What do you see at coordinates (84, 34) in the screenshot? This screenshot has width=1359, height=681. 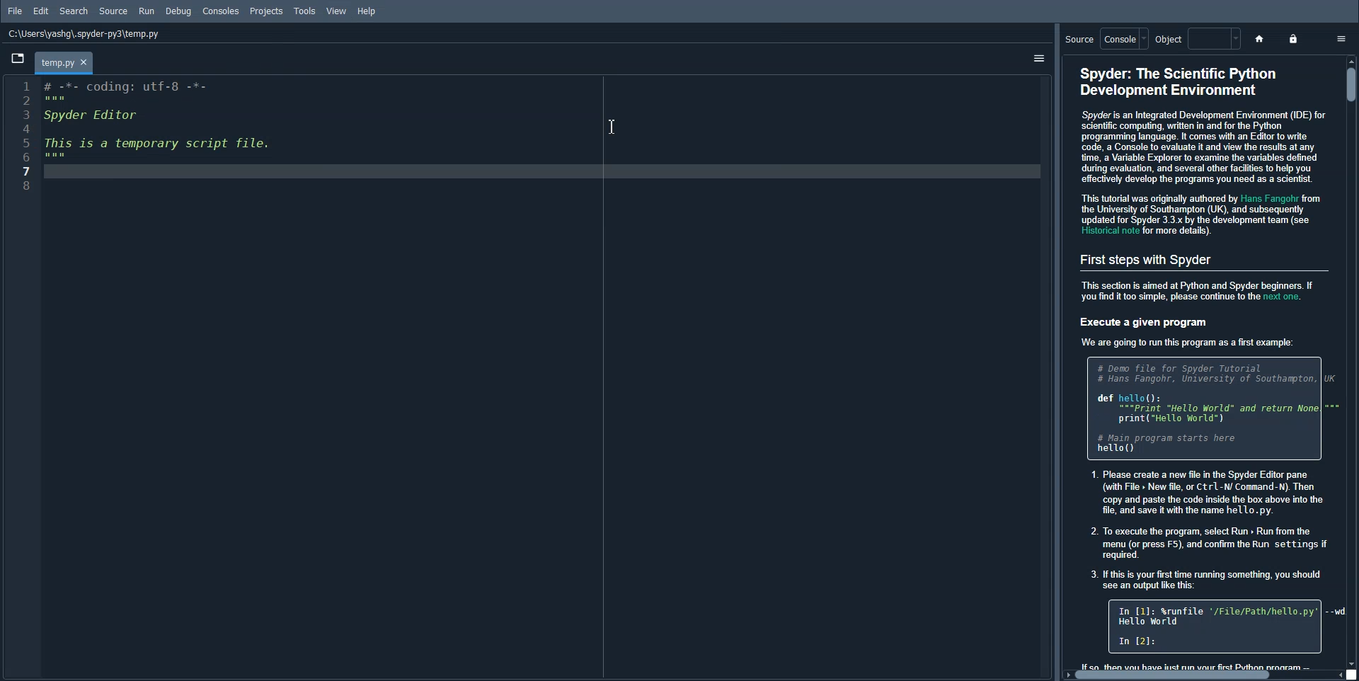 I see `File path ` at bounding box center [84, 34].